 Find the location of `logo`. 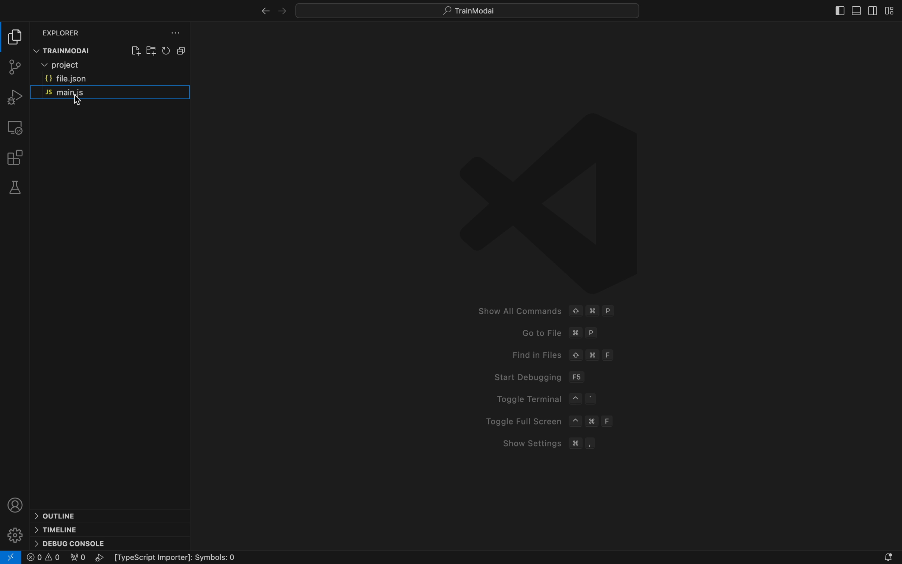

logo is located at coordinates (550, 200).